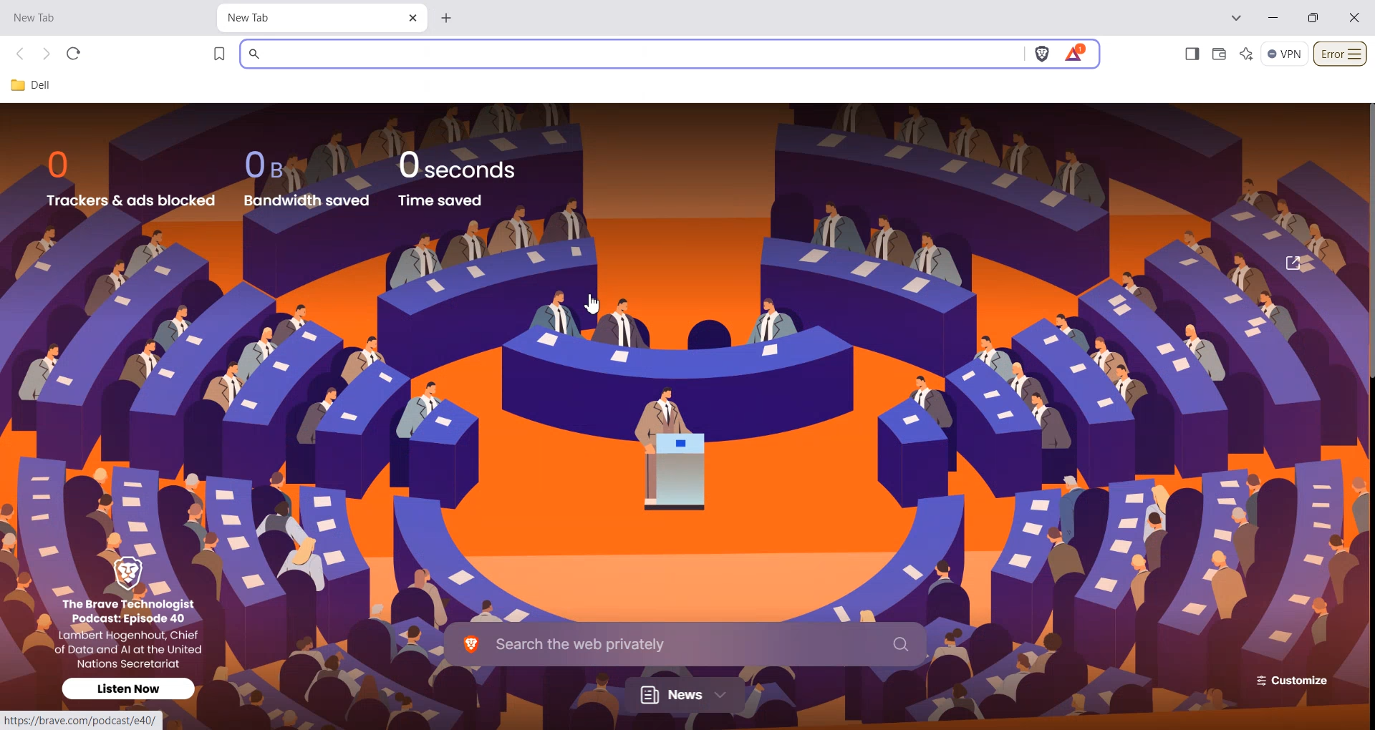 The width and height of the screenshot is (1375, 730). Describe the element at coordinates (131, 200) in the screenshot. I see `Trackers & ads blocked` at that location.